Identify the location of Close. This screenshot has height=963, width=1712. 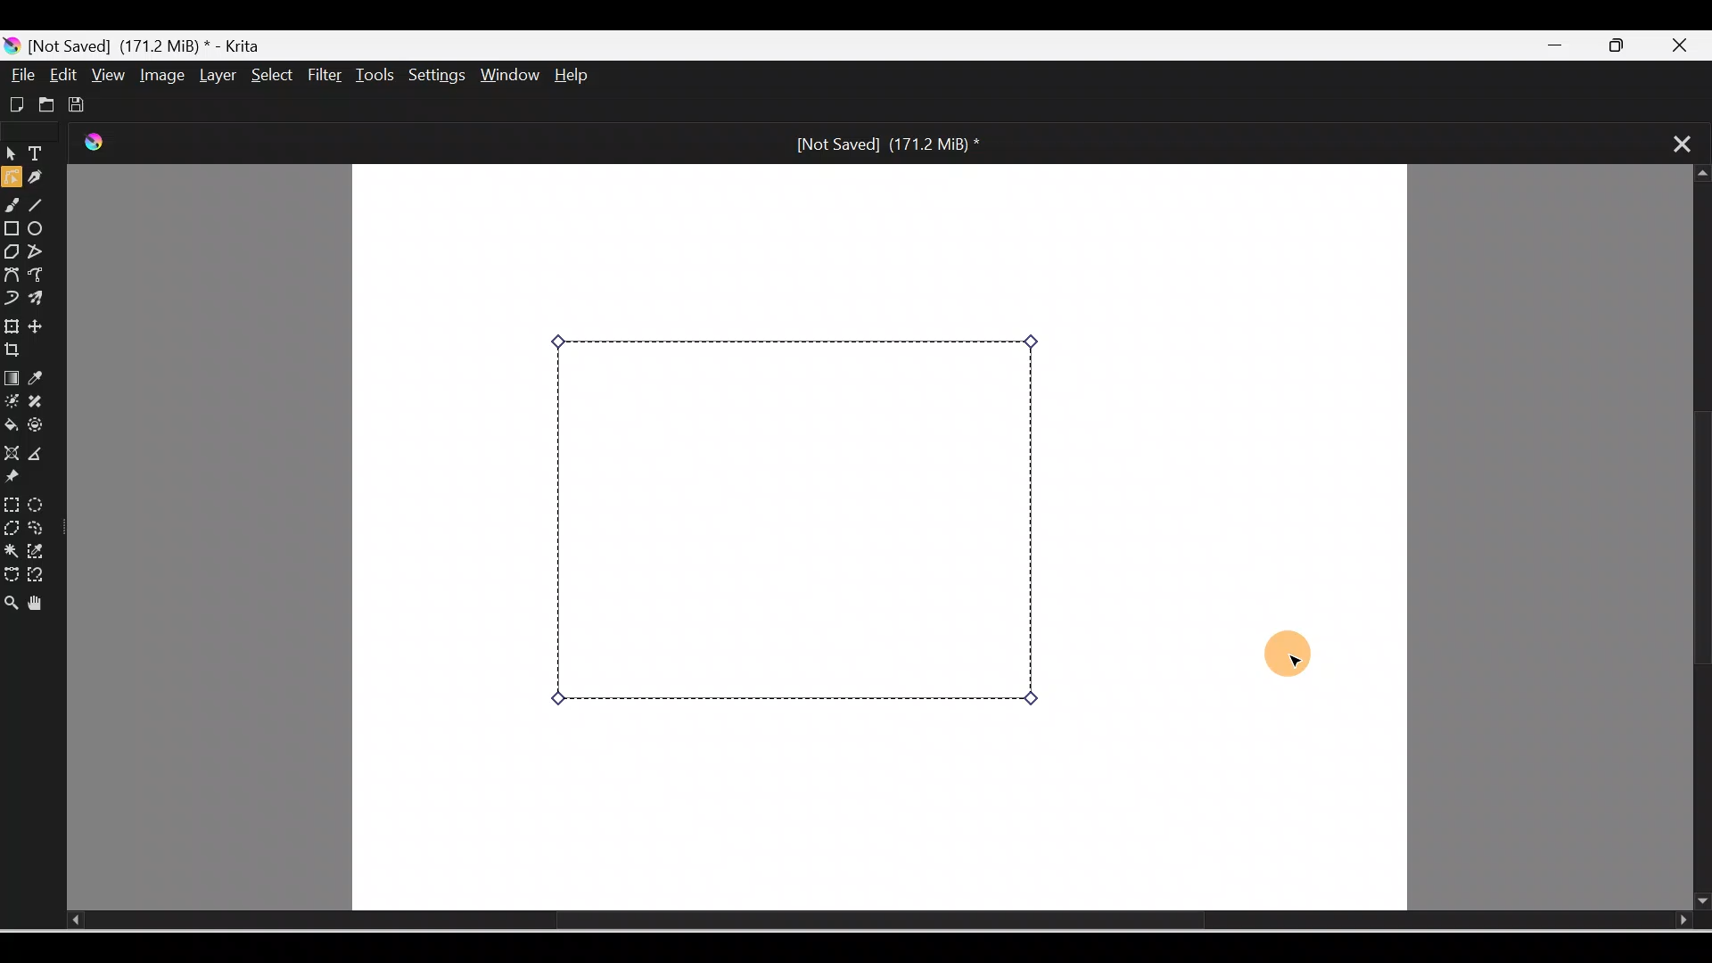
(1689, 43).